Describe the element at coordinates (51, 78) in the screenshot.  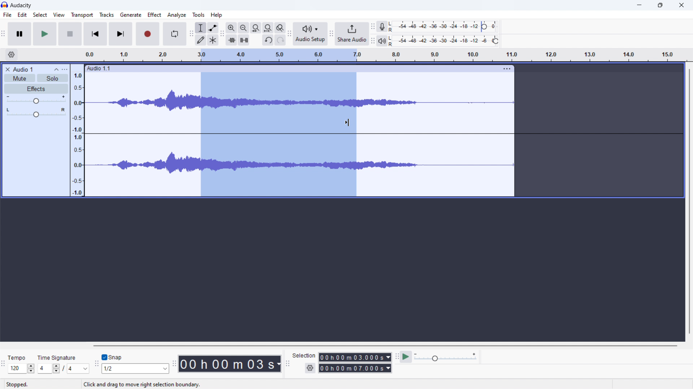
I see `solo` at that location.